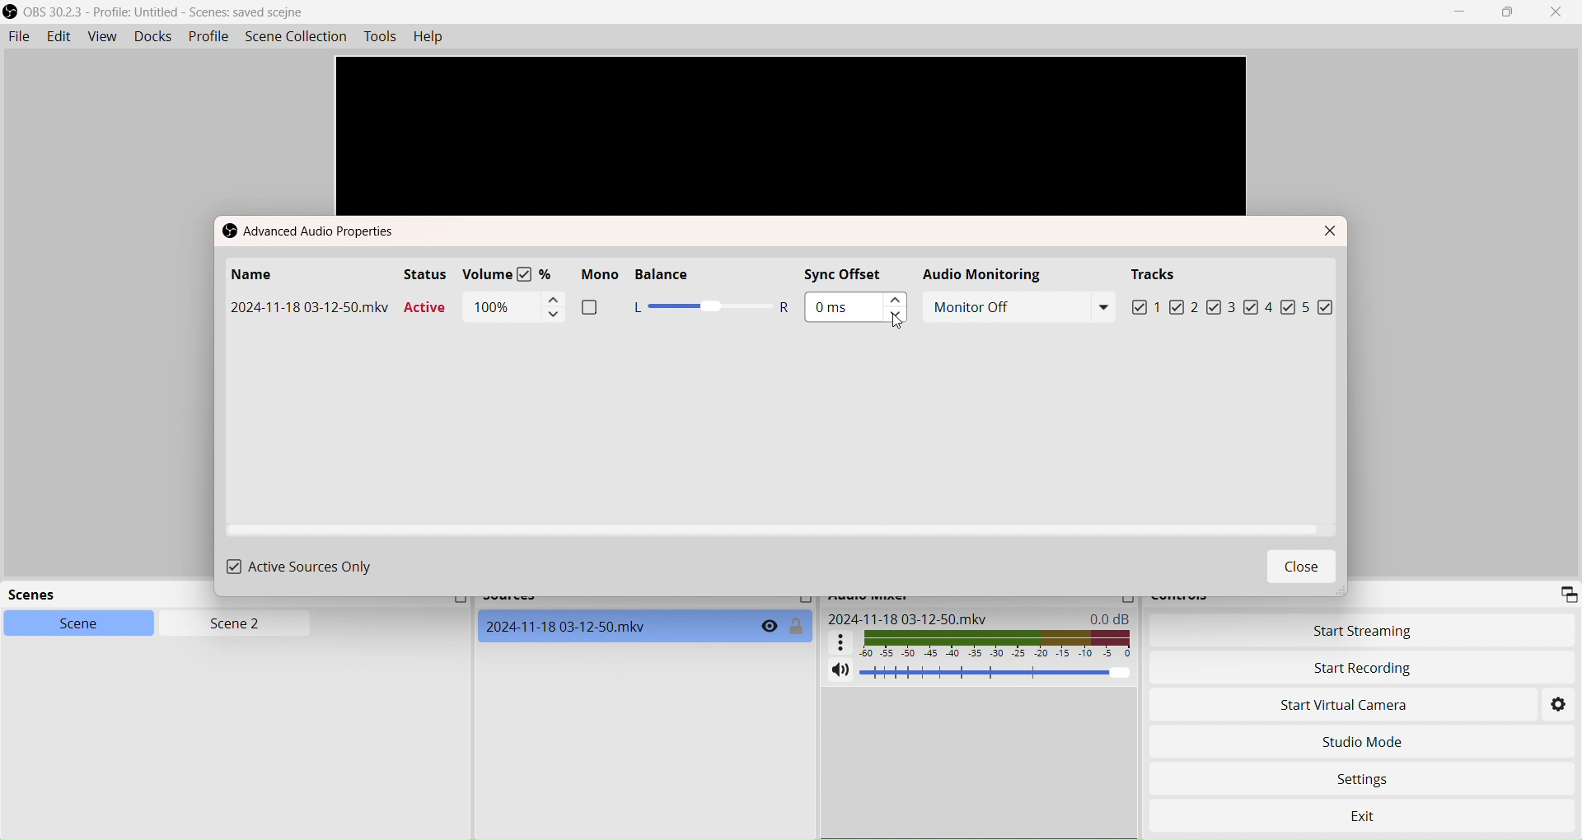 The width and height of the screenshot is (1582, 840). Describe the element at coordinates (1280, 306) in the screenshot. I see `4` at that location.